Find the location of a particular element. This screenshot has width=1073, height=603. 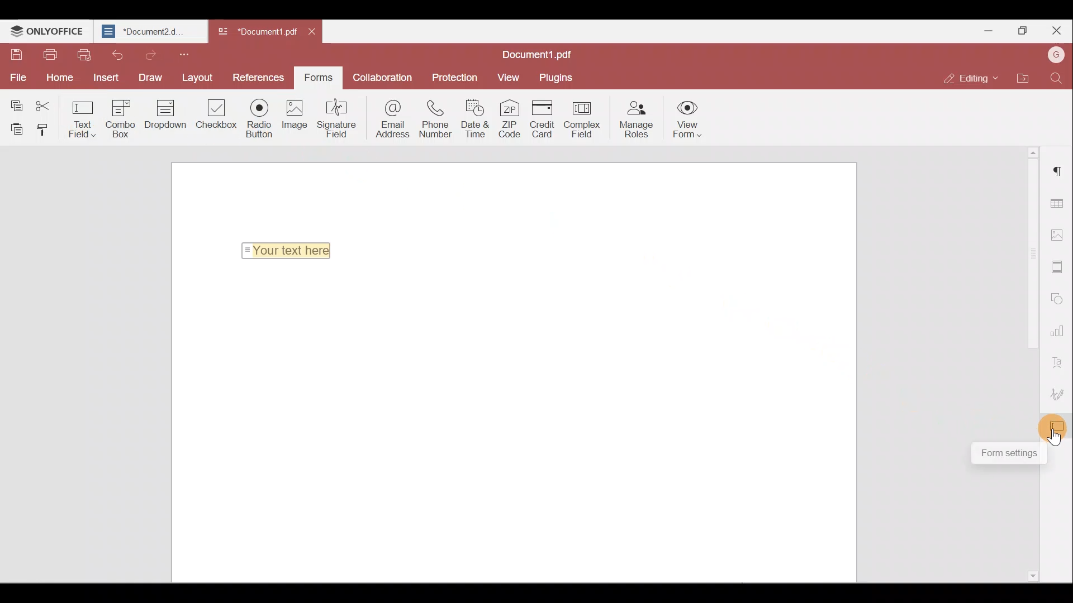

Undo is located at coordinates (117, 54).